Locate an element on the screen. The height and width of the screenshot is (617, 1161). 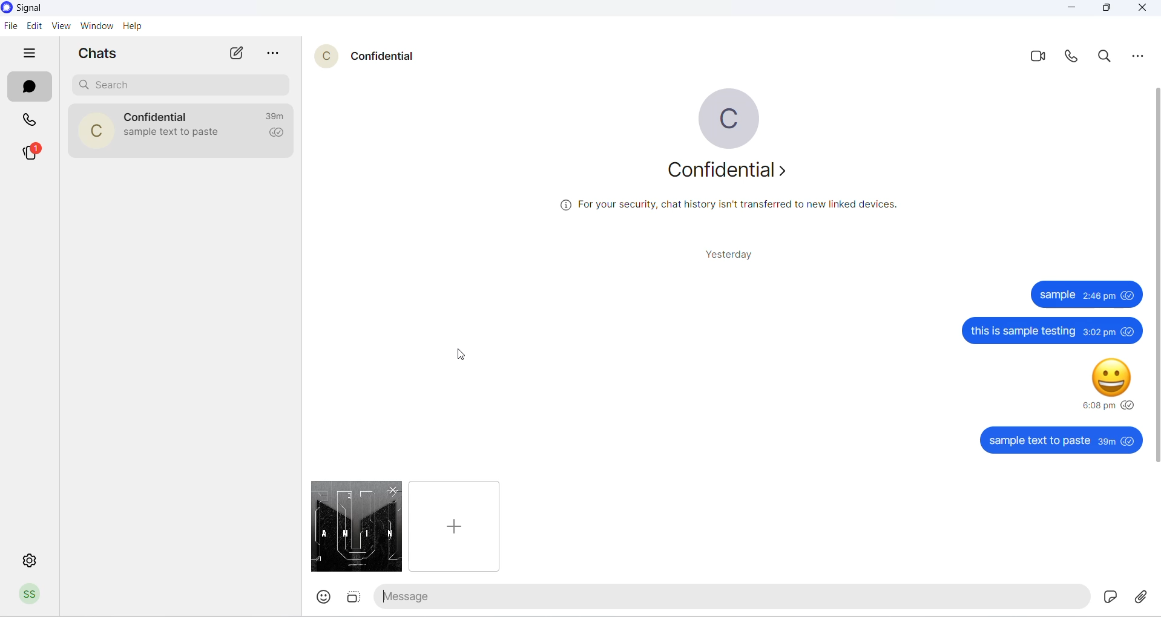
read recipient is located at coordinates (278, 134).